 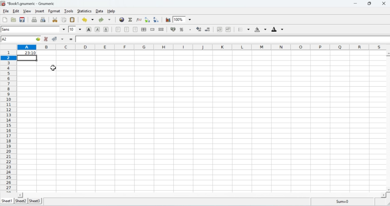 What do you see at coordinates (111, 11) in the screenshot?
I see `Help` at bounding box center [111, 11].